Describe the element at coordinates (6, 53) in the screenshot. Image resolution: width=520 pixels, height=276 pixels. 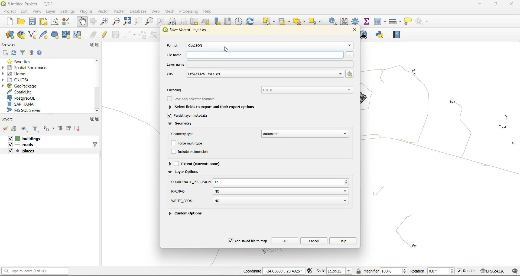
I see `add` at that location.